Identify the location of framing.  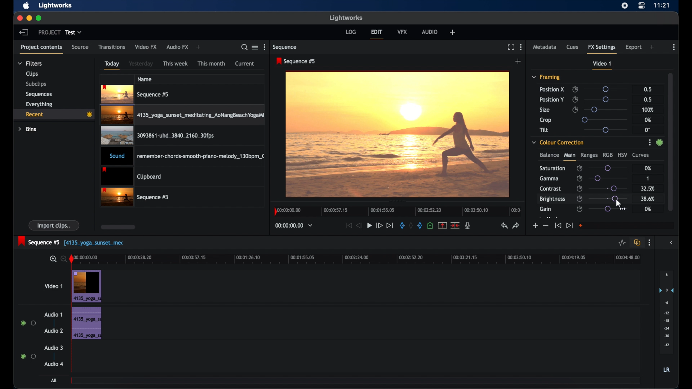
(546, 77).